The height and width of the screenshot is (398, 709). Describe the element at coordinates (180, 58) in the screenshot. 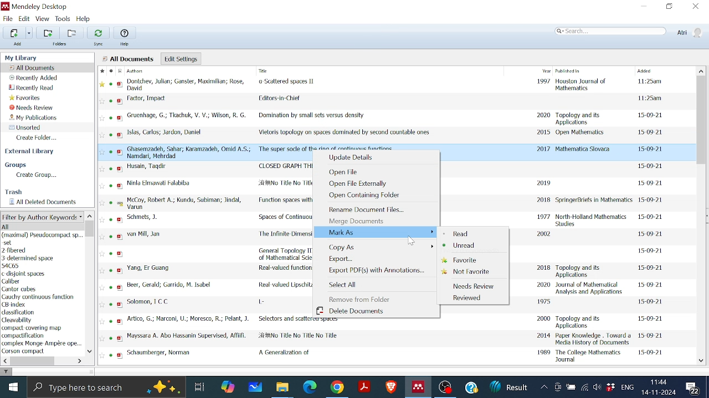

I see `Edit settings` at that location.